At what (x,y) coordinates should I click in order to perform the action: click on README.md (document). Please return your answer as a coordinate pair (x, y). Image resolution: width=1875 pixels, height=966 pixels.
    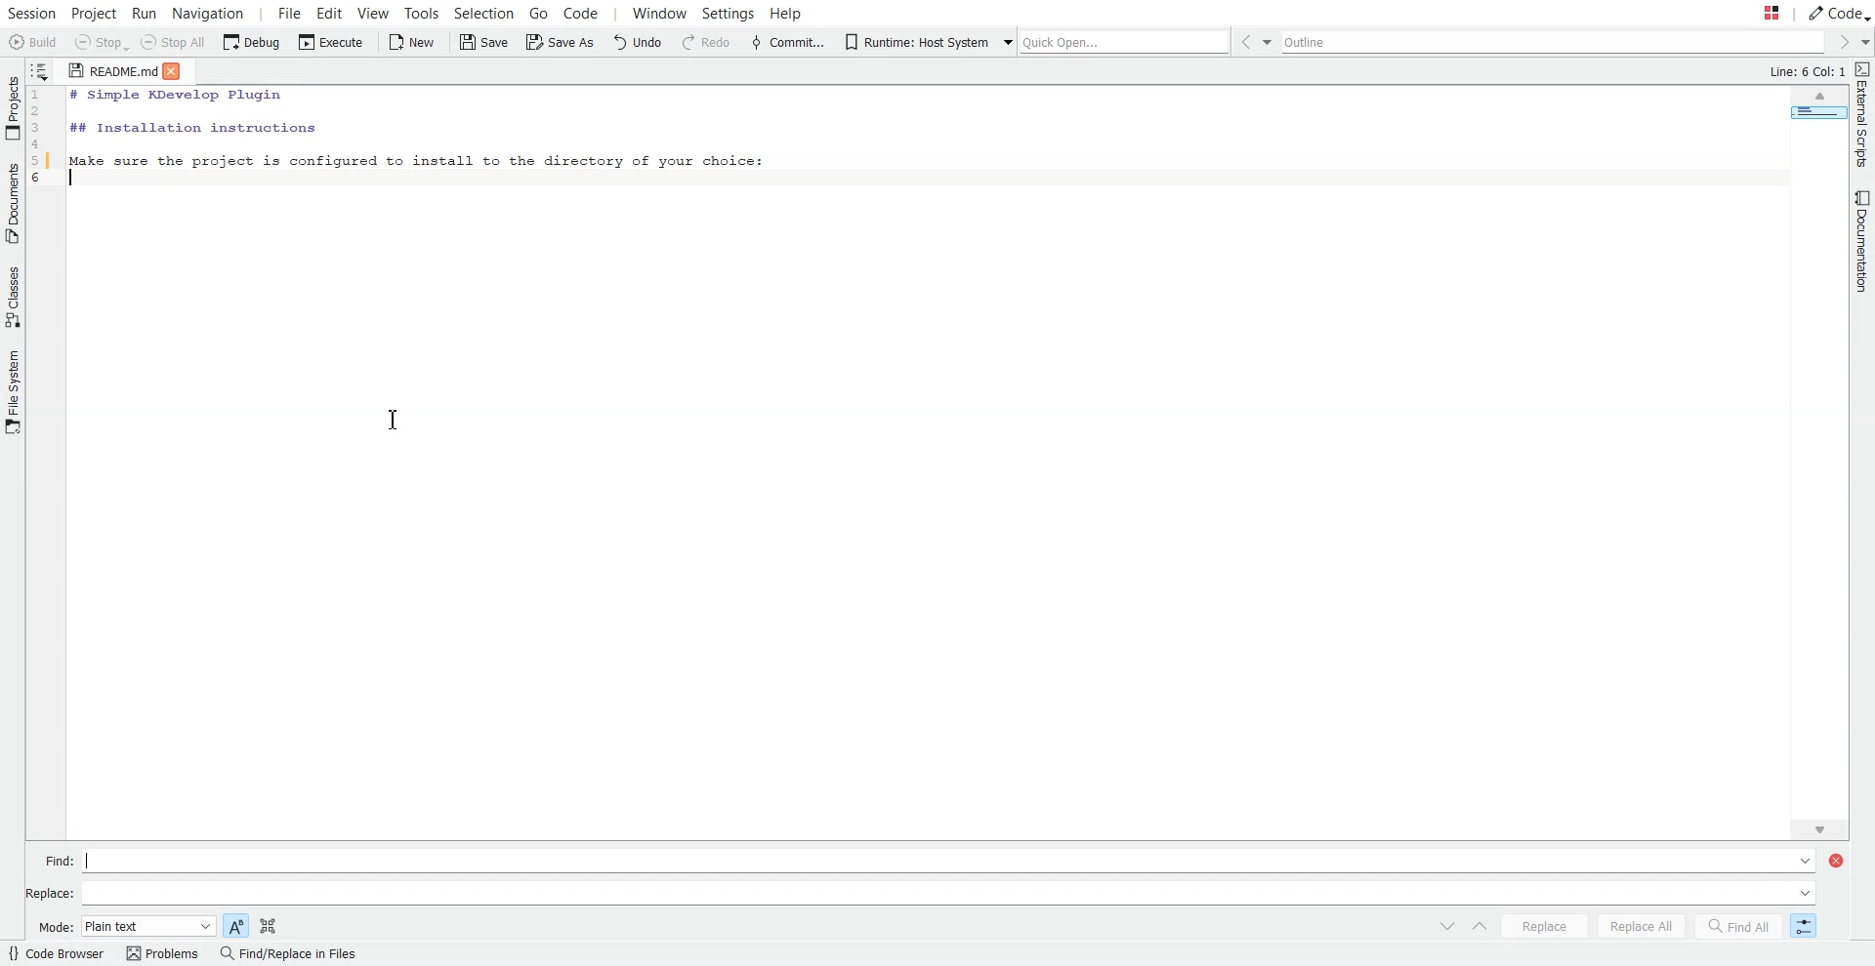
    Looking at the image, I should click on (112, 72).